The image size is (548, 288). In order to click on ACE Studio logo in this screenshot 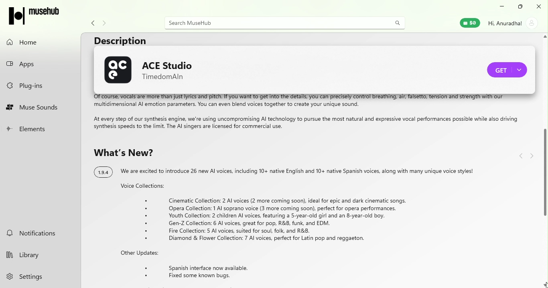, I will do `click(119, 70)`.